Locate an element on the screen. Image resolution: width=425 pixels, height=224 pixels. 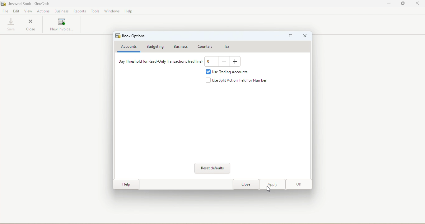
Reset defaults is located at coordinates (213, 168).